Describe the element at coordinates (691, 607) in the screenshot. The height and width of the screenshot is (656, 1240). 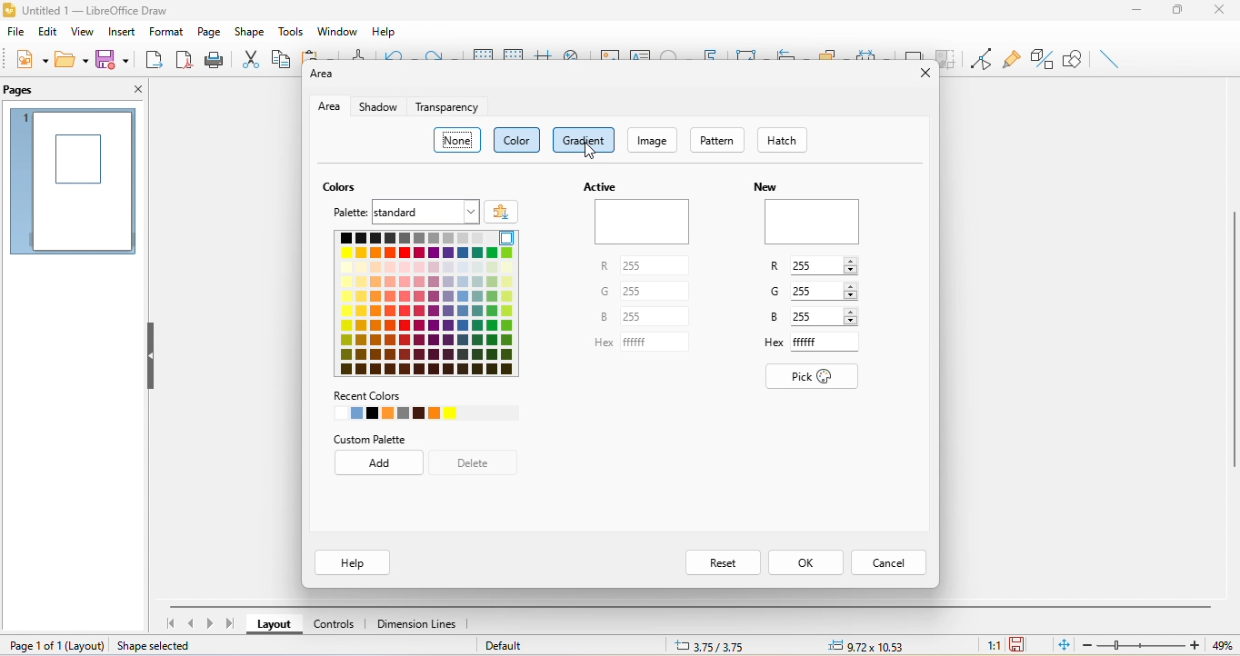
I see `horizontal scroll bar` at that location.